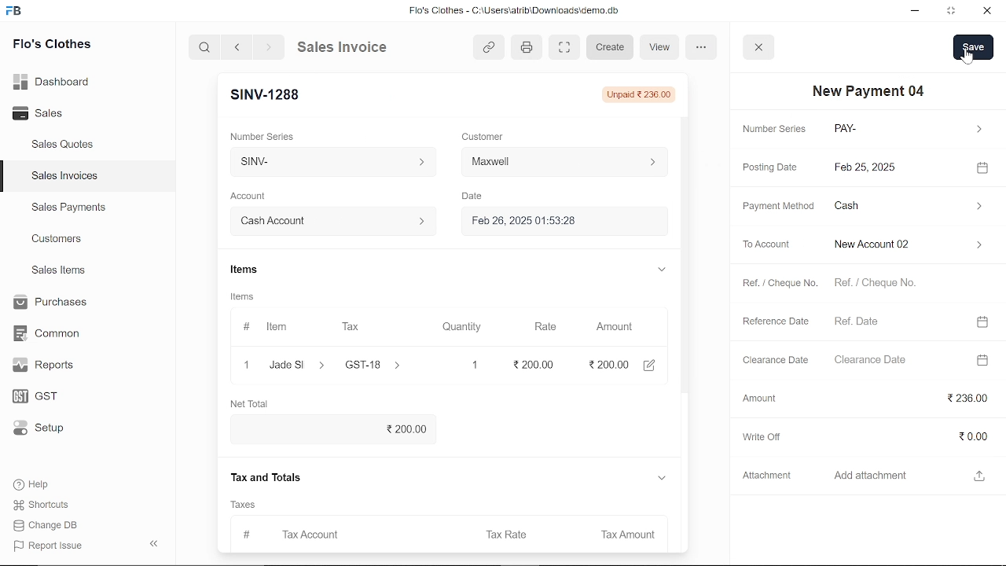  Describe the element at coordinates (661, 46) in the screenshot. I see `View` at that location.